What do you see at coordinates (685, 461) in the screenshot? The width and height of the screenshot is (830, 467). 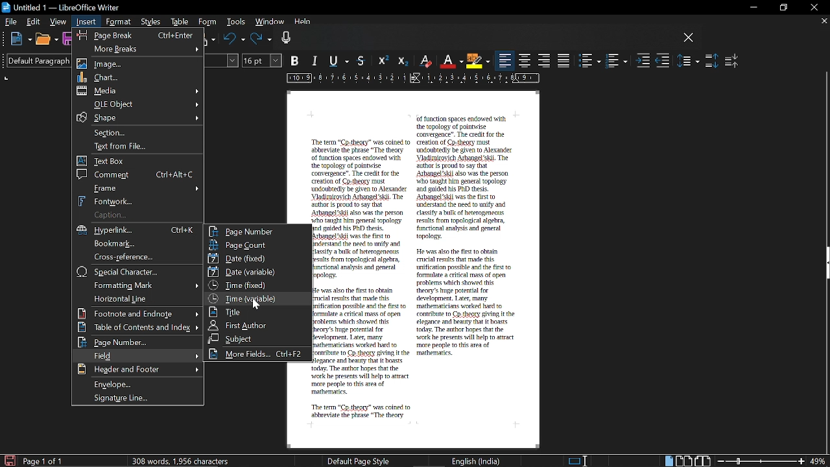 I see `Double page view` at bounding box center [685, 461].